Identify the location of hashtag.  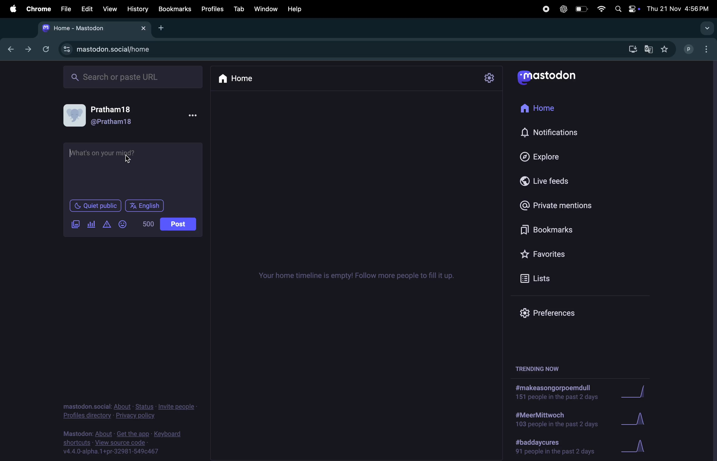
(552, 421).